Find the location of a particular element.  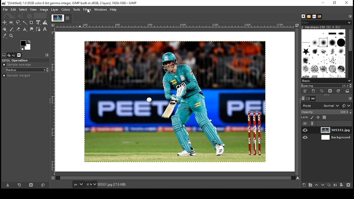

lock pixels is located at coordinates (312, 117).